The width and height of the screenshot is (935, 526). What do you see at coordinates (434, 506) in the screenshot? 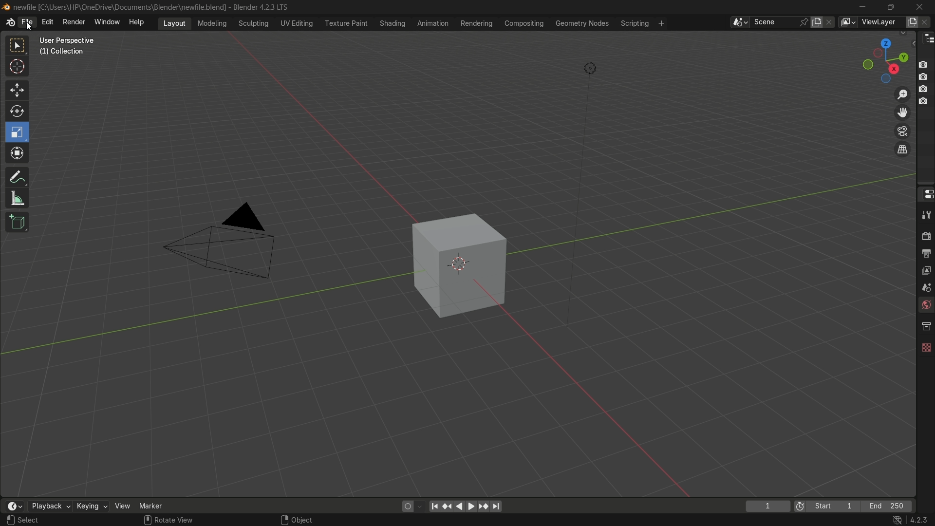
I see `jump to endpoint` at bounding box center [434, 506].